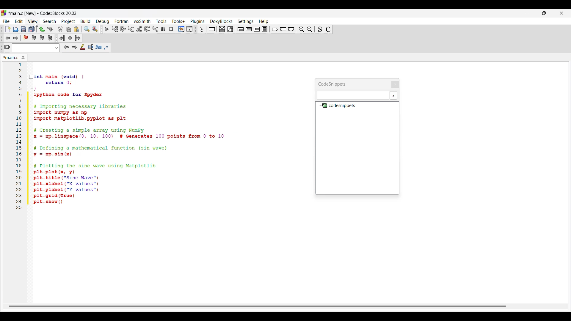 Image resolution: width=571 pixels, height=321 pixels. Describe the element at coordinates (222, 29) in the screenshot. I see `Decision` at that location.